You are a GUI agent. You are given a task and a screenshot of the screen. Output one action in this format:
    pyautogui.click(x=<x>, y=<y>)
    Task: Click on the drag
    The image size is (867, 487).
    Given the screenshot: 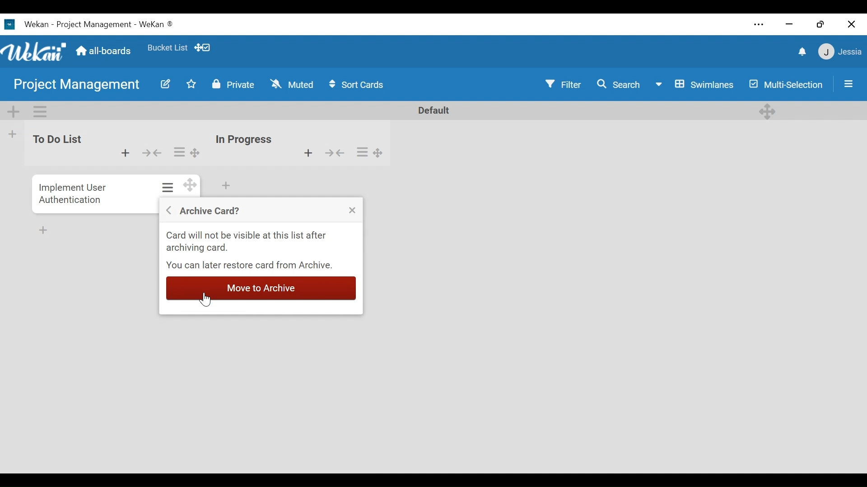 What is the action you would take?
    pyautogui.click(x=189, y=187)
    